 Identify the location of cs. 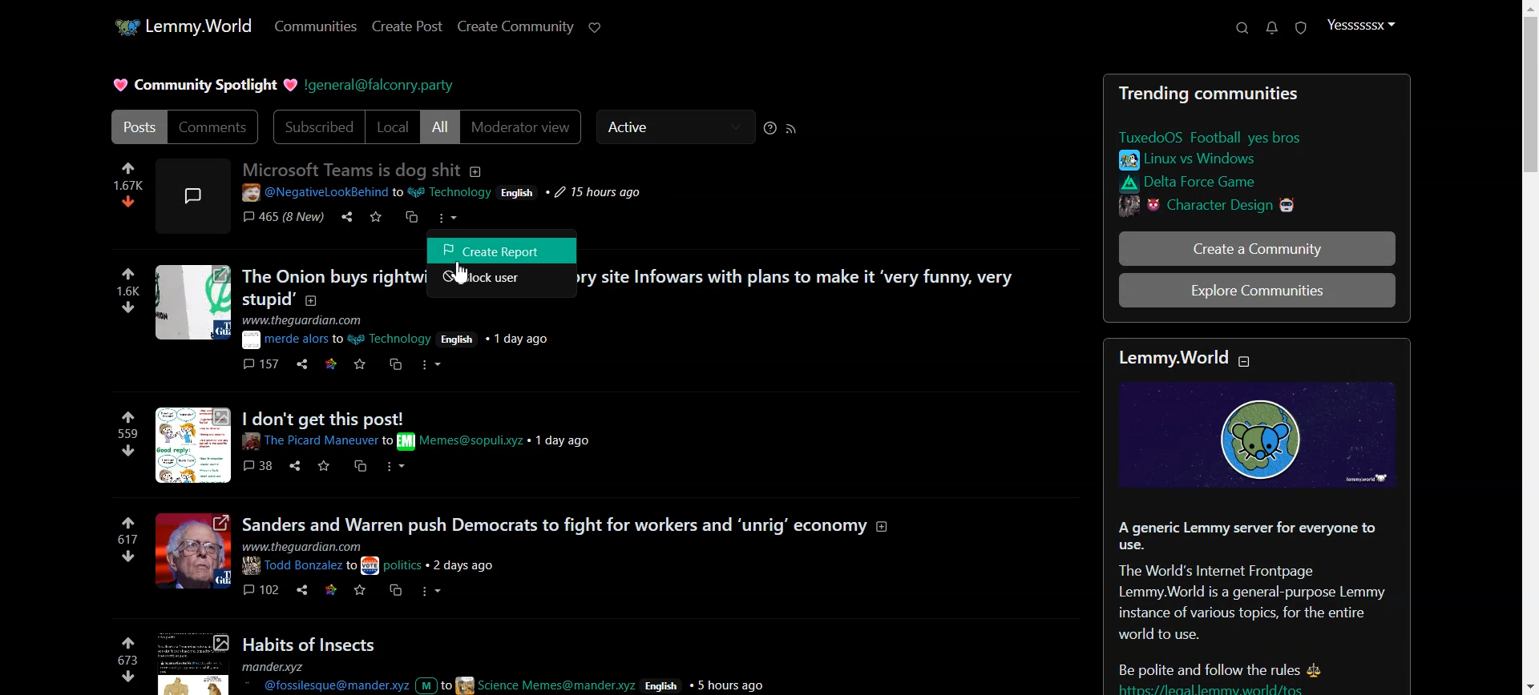
(361, 468).